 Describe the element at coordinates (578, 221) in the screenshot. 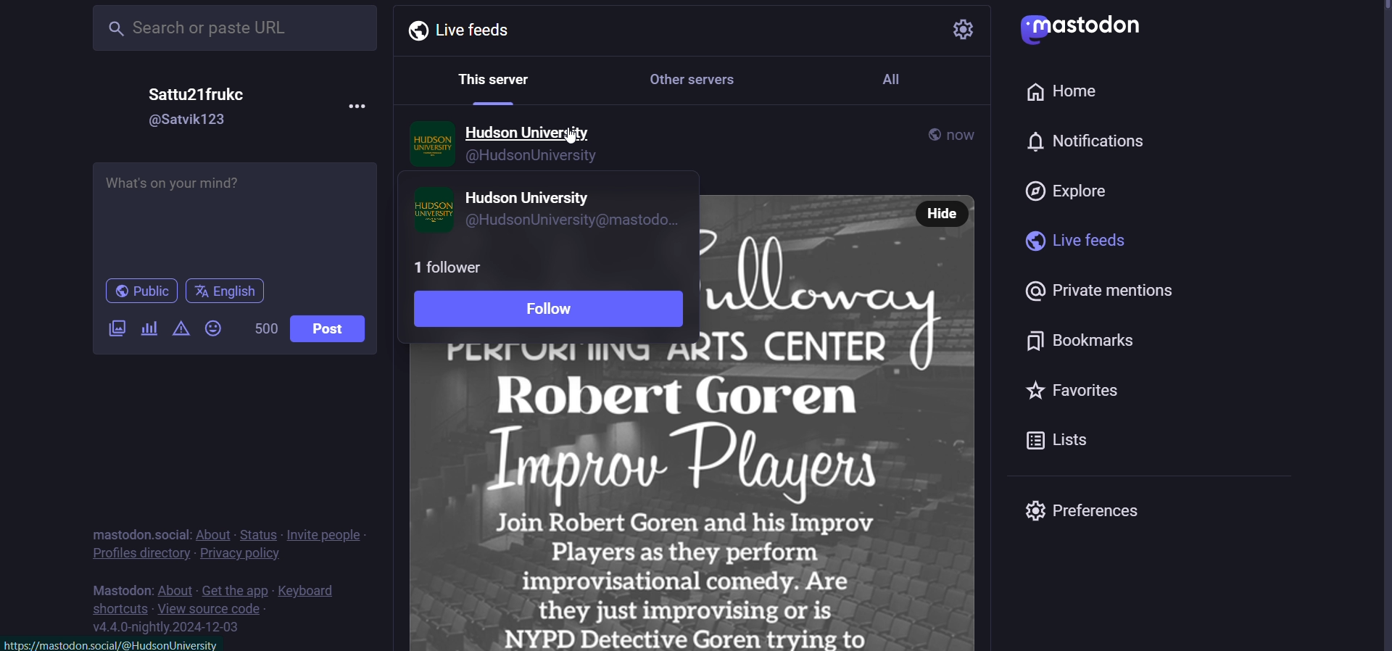

I see `@HudsonUniversity@mastodo...` at that location.